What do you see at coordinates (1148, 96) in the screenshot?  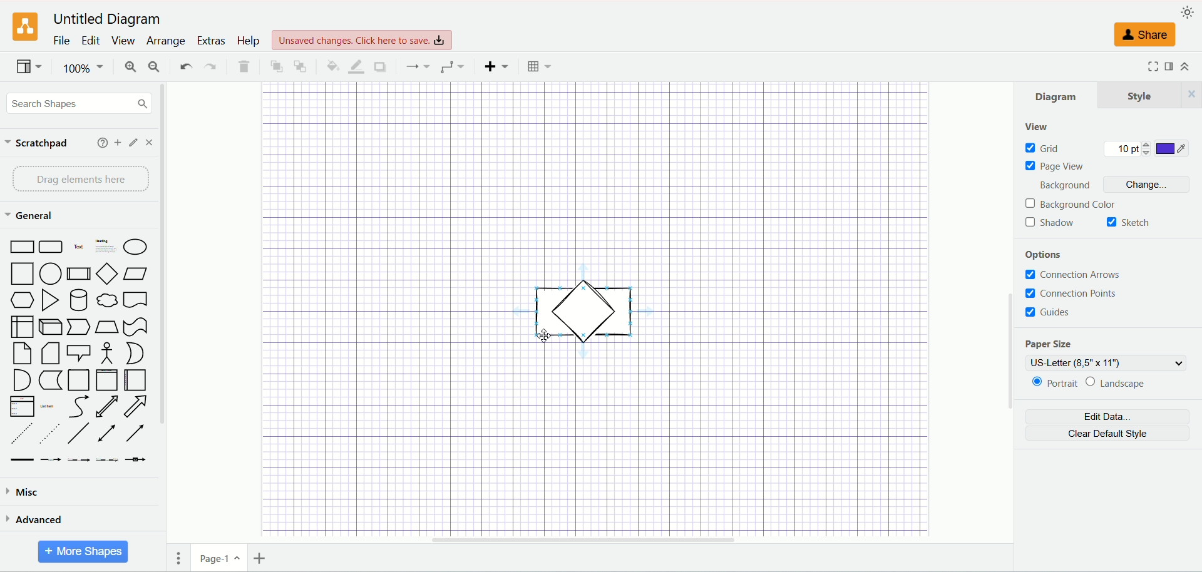 I see `style` at bounding box center [1148, 96].